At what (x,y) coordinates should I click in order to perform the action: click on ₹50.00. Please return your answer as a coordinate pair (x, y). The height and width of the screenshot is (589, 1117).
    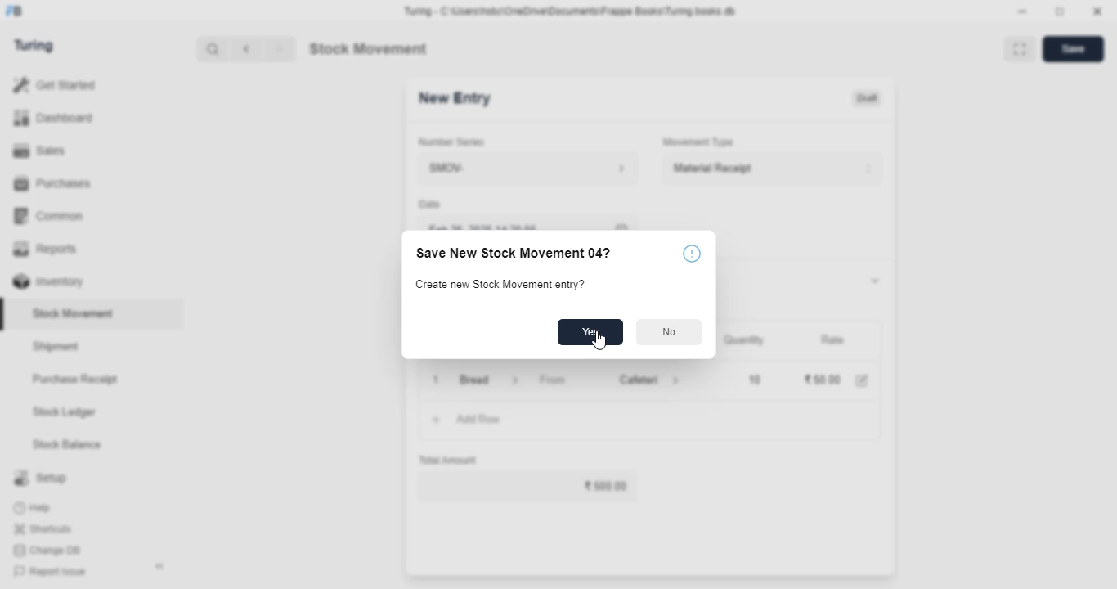
    Looking at the image, I should click on (823, 380).